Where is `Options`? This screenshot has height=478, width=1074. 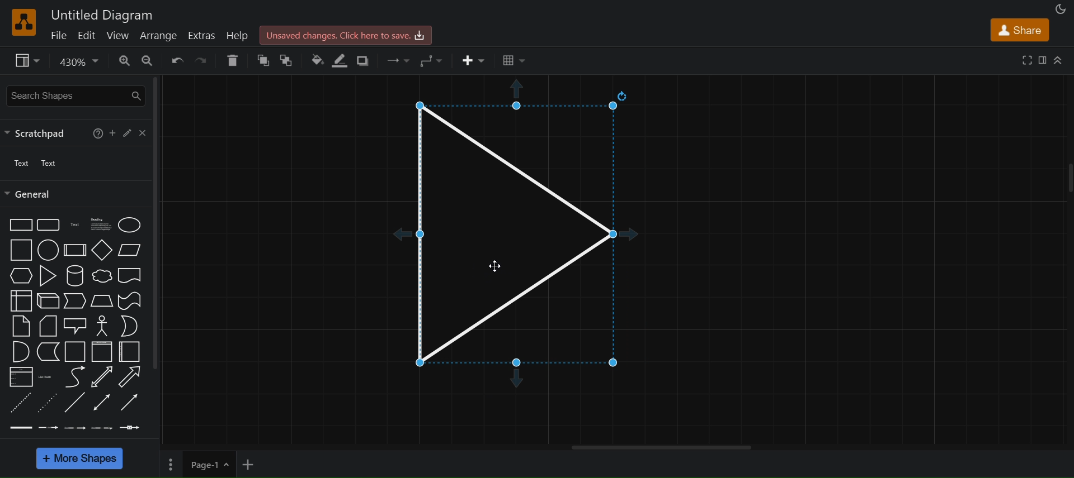 Options is located at coordinates (171, 462).